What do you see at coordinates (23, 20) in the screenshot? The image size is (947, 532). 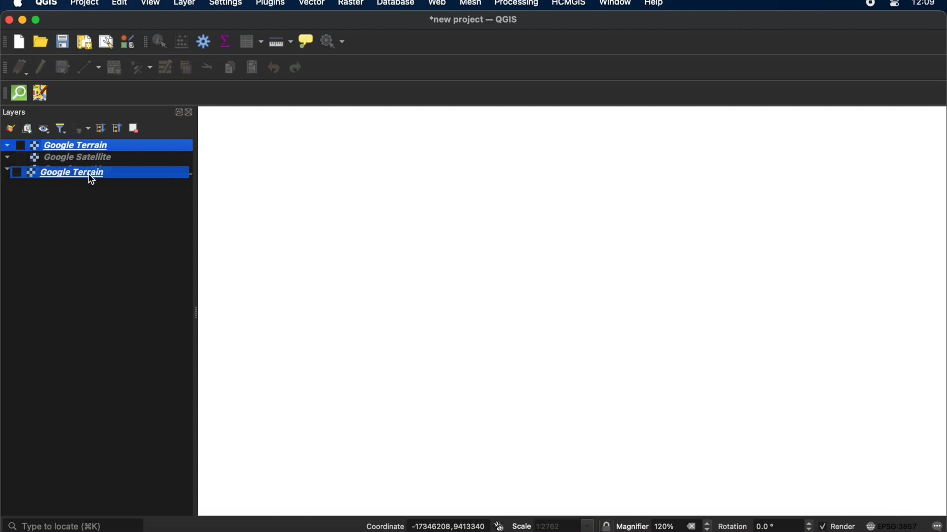 I see `minimize` at bounding box center [23, 20].